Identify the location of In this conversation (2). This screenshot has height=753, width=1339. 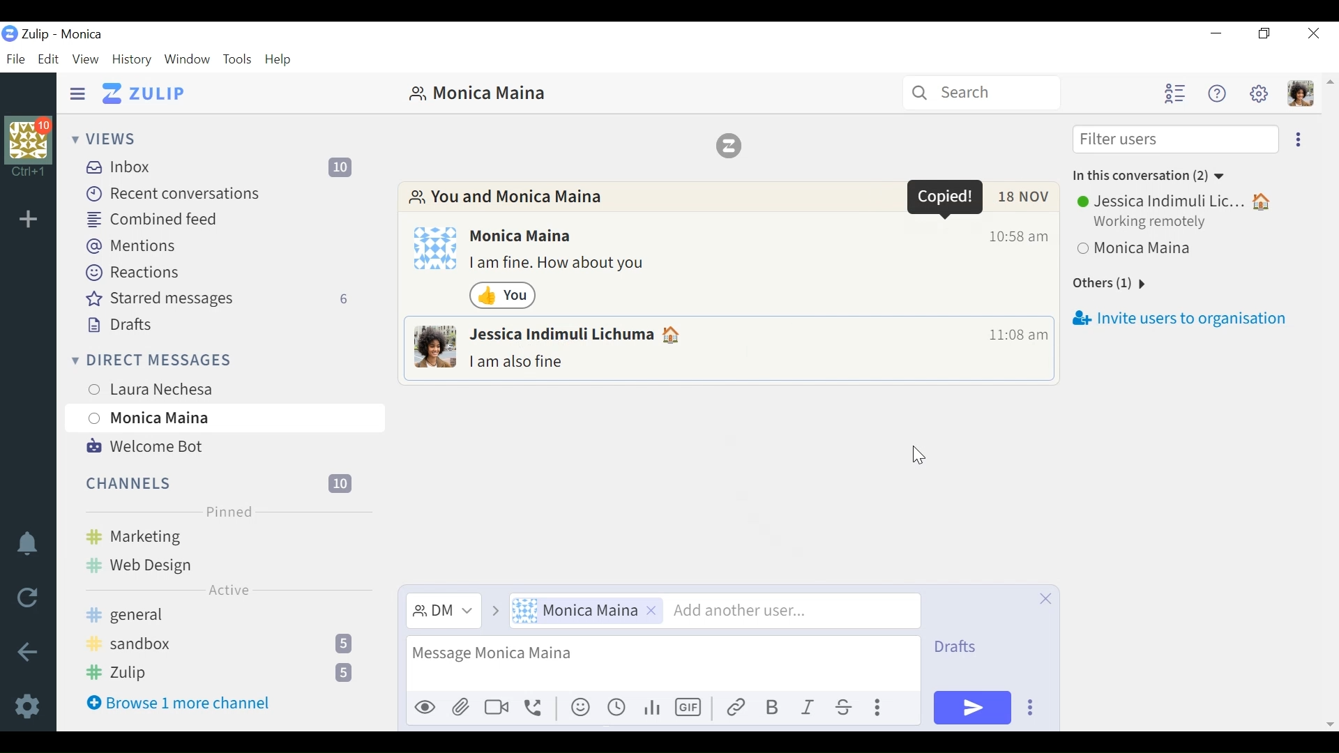
(1149, 174).